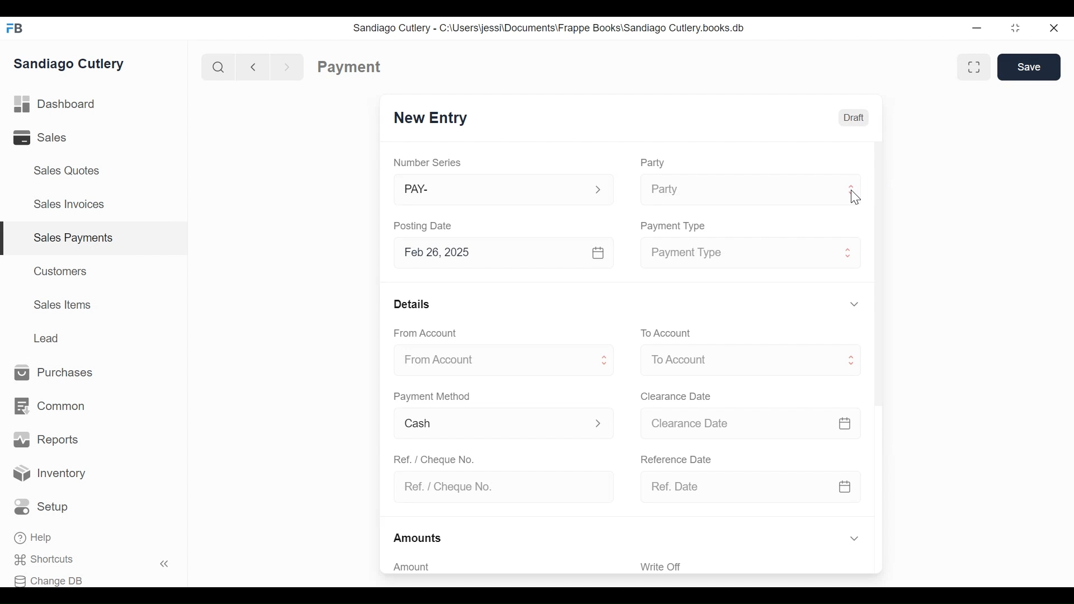 The width and height of the screenshot is (1074, 604). I want to click on Calendar, so click(846, 487).